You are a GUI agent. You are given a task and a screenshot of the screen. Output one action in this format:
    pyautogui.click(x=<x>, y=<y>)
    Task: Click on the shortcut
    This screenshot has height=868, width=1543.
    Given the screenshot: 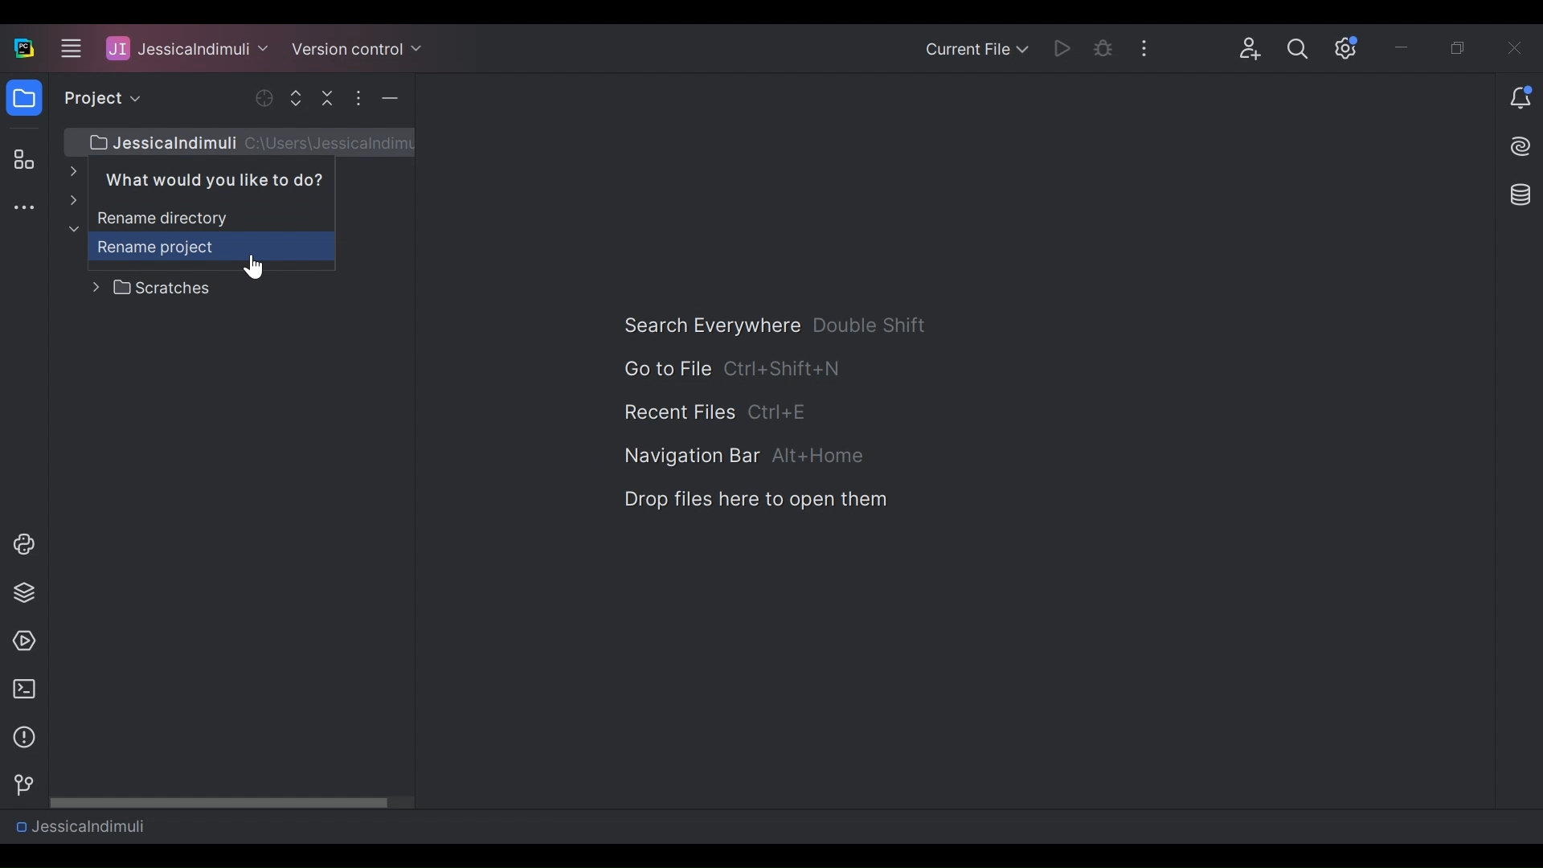 What is the action you would take?
    pyautogui.click(x=784, y=367)
    